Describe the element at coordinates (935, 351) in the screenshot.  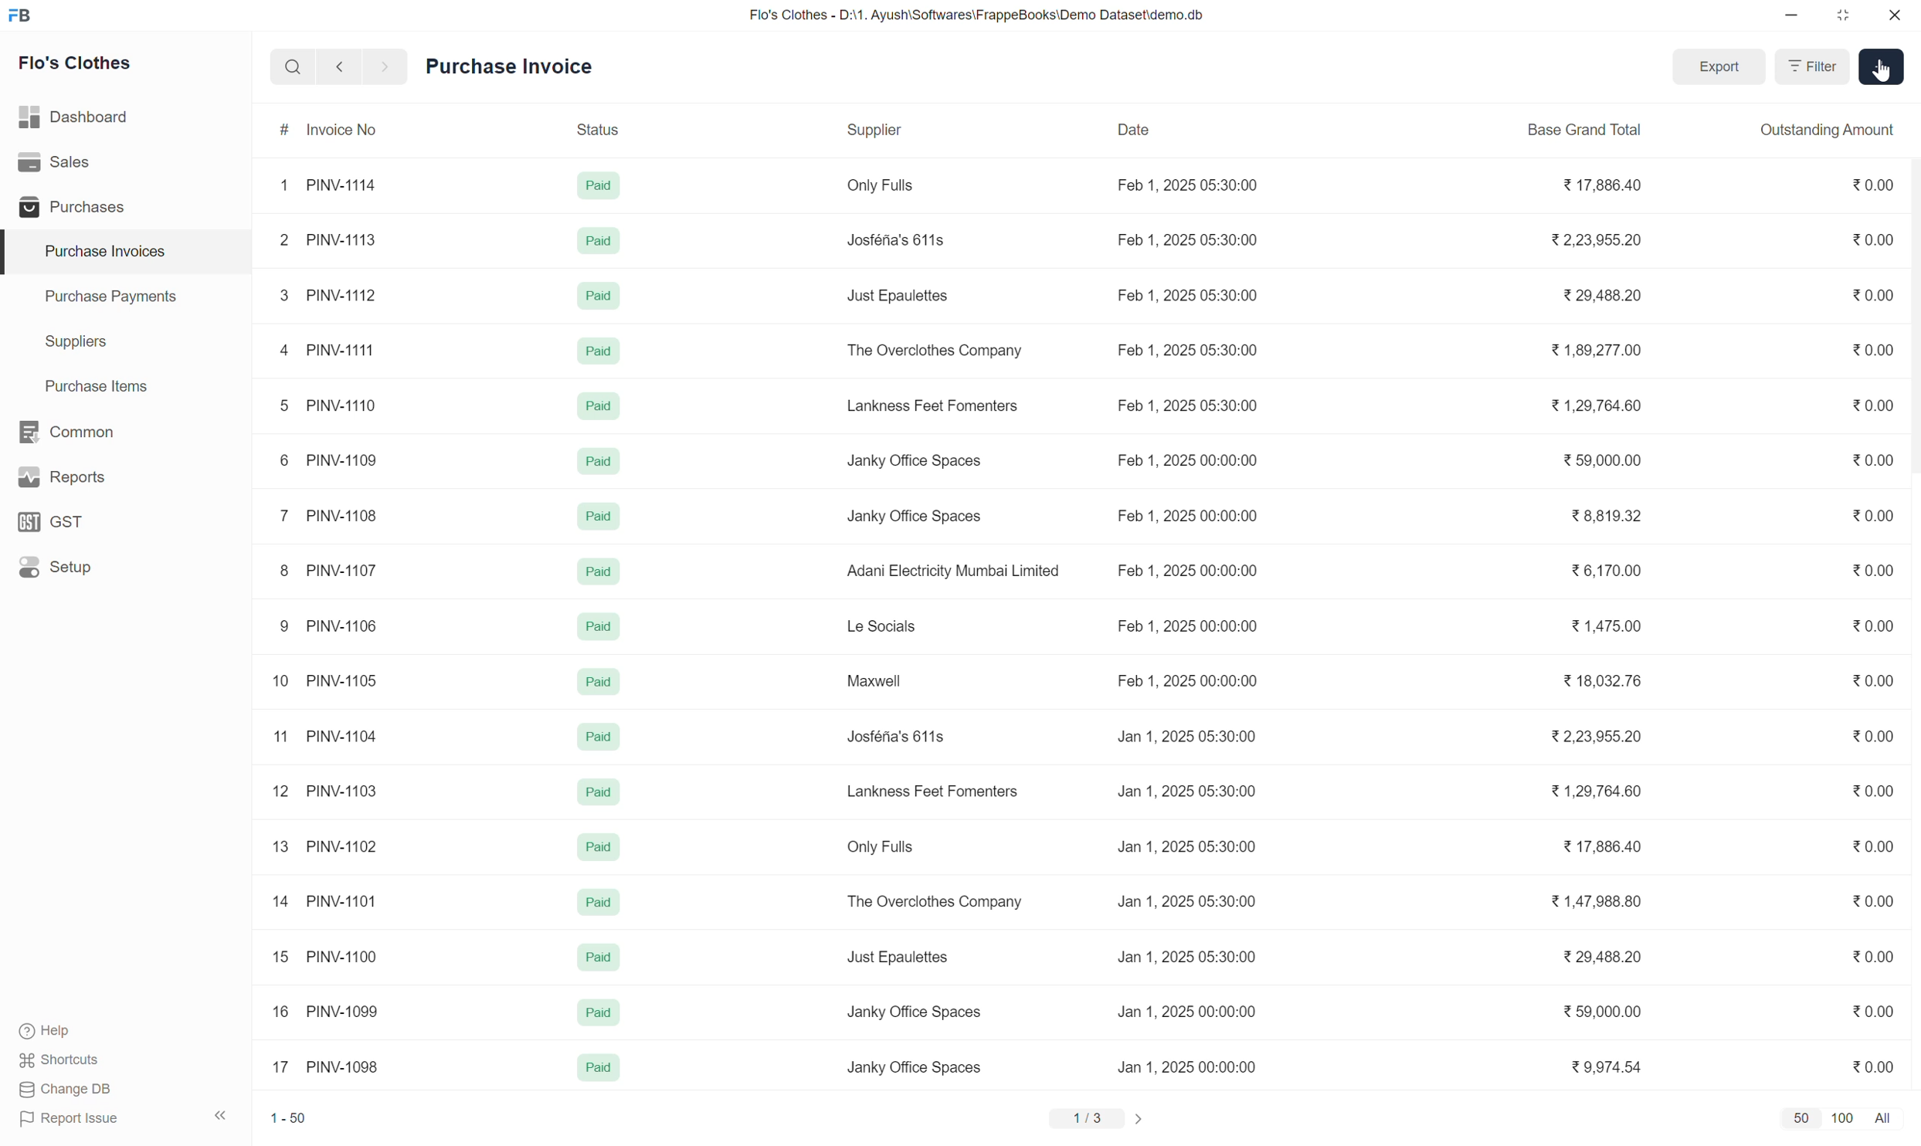
I see `The Overclothes Company` at that location.